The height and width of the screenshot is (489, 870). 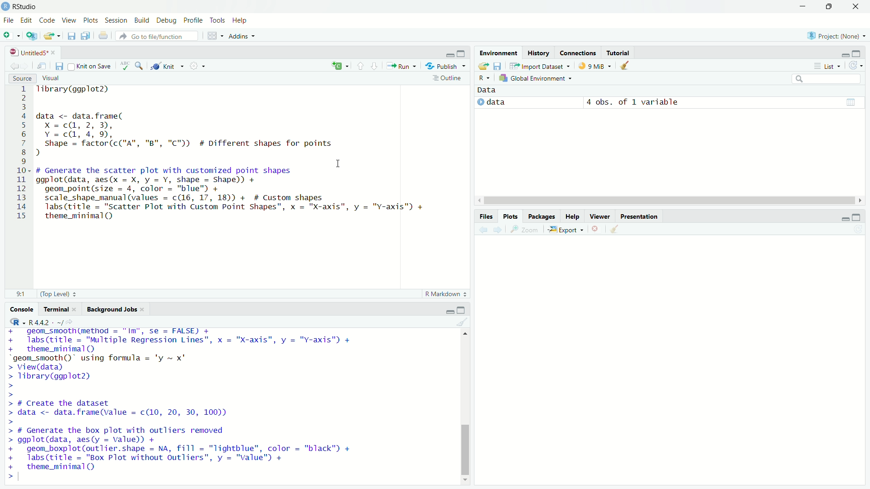 What do you see at coordinates (600, 216) in the screenshot?
I see `Viewer` at bounding box center [600, 216].